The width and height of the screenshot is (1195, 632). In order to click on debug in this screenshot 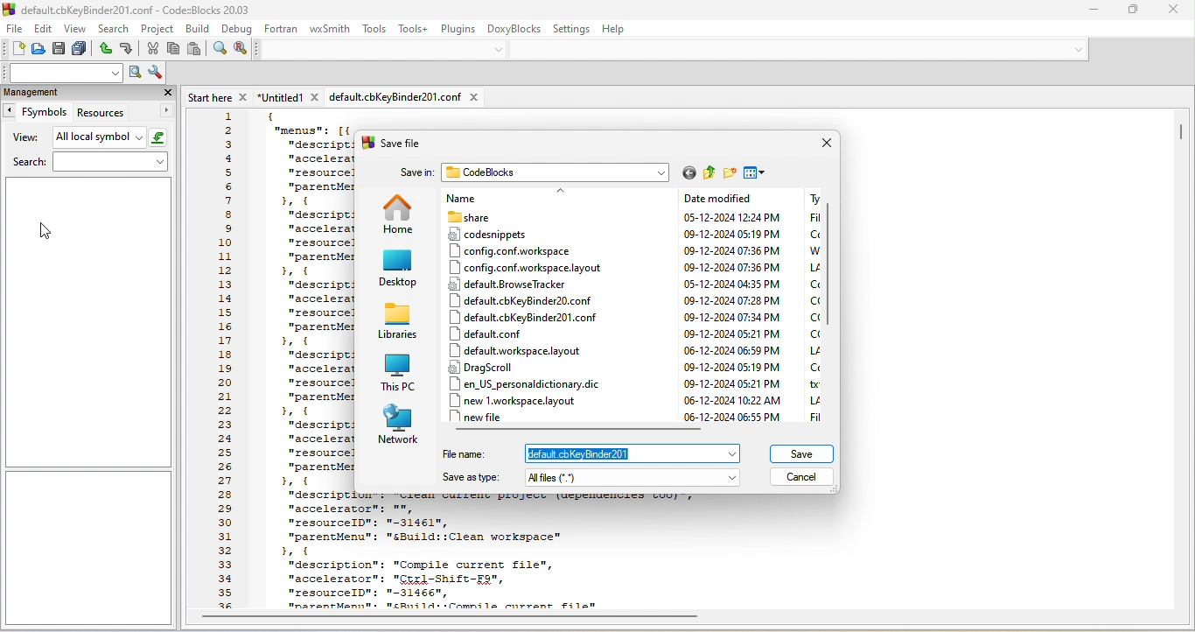, I will do `click(238, 30)`.